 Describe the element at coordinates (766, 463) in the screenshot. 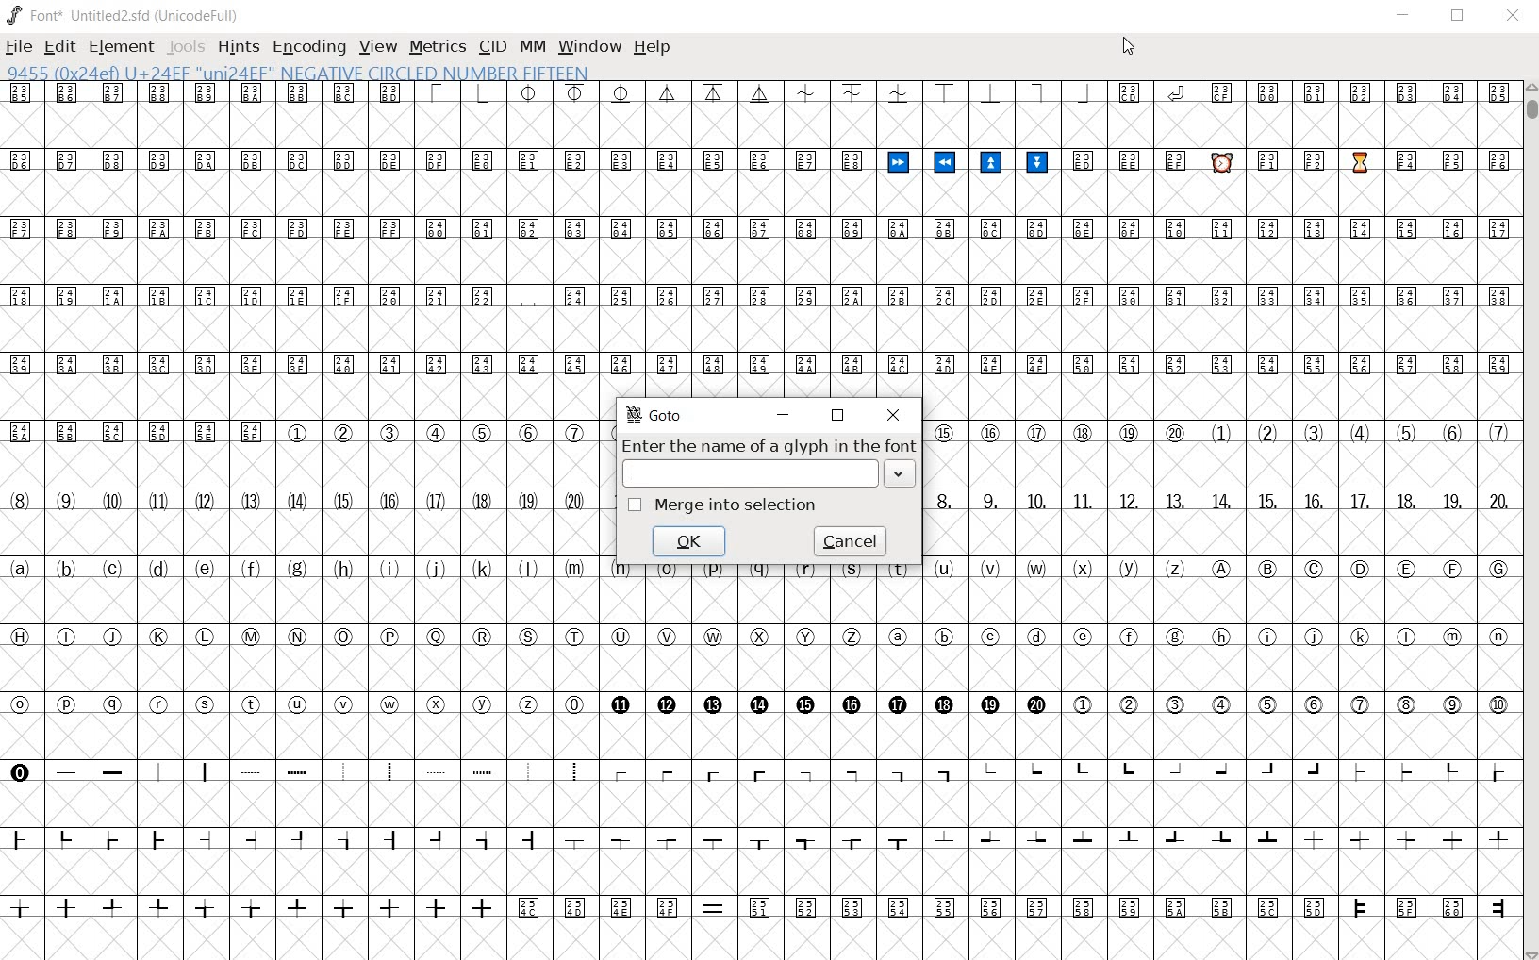

I see `Enter the name of a glyph in the font` at that location.